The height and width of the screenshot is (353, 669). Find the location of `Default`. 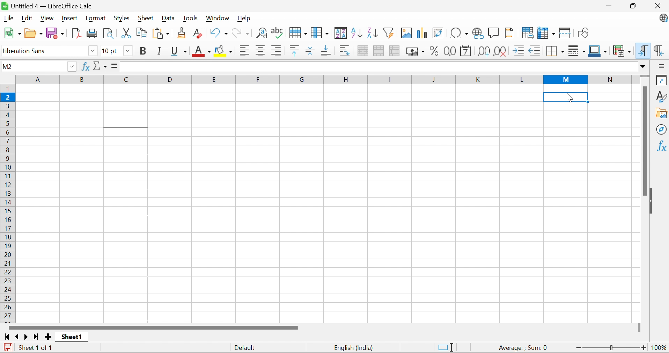

Default is located at coordinates (246, 348).